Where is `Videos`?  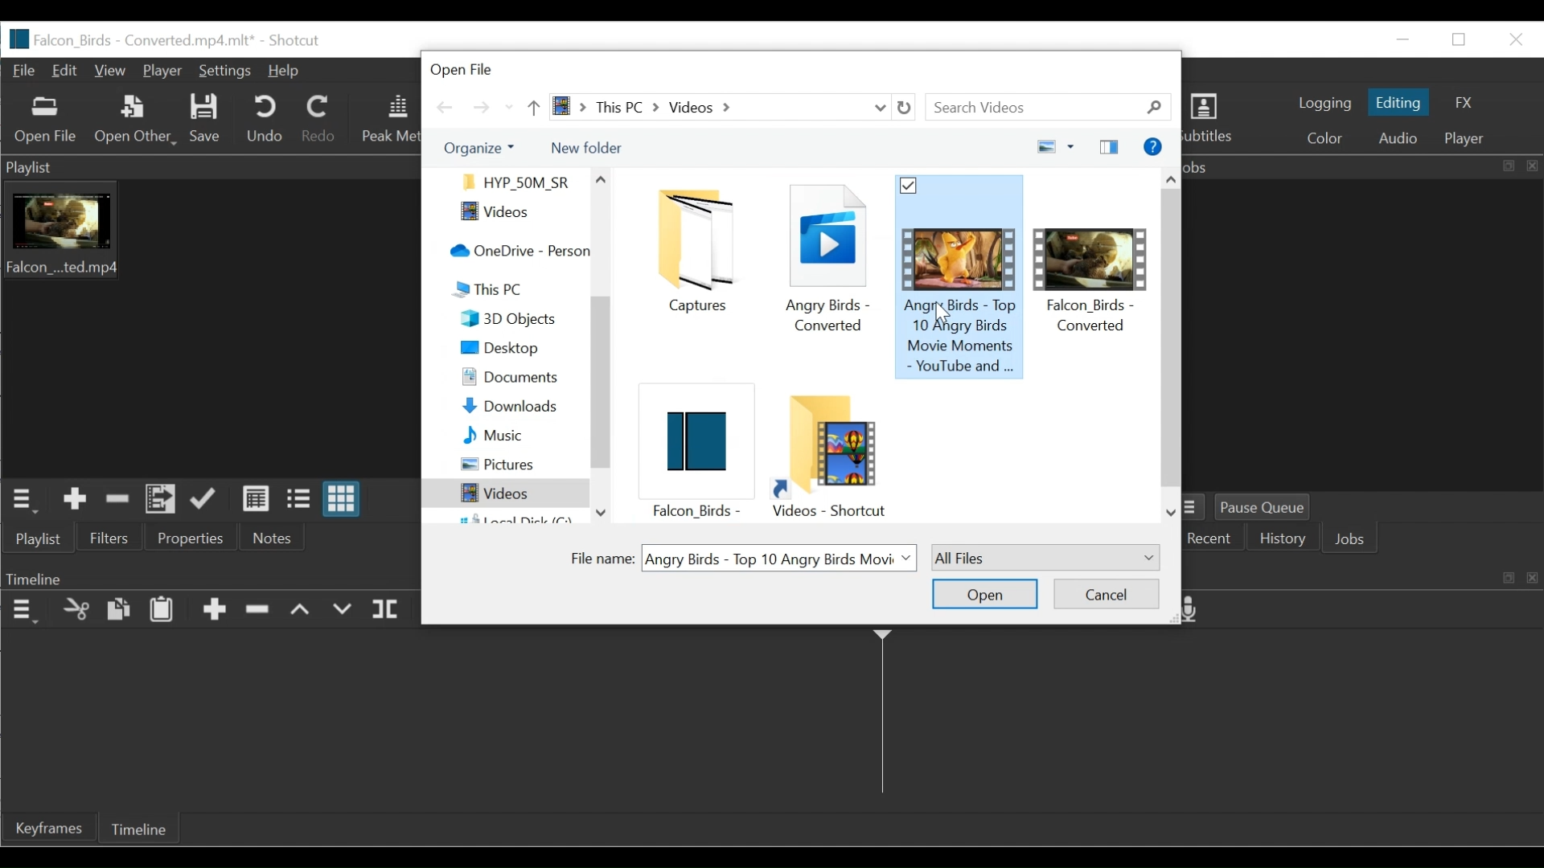 Videos is located at coordinates (501, 493).